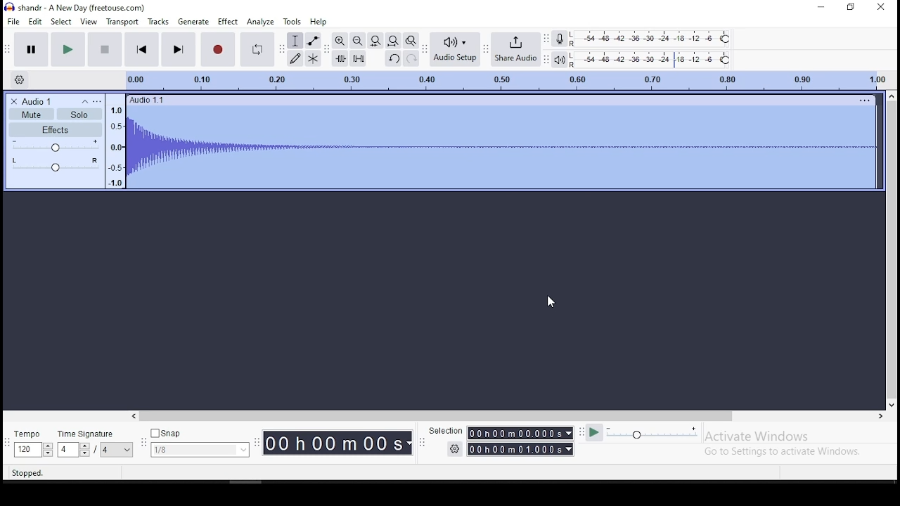  I want to click on analyze, so click(259, 21).